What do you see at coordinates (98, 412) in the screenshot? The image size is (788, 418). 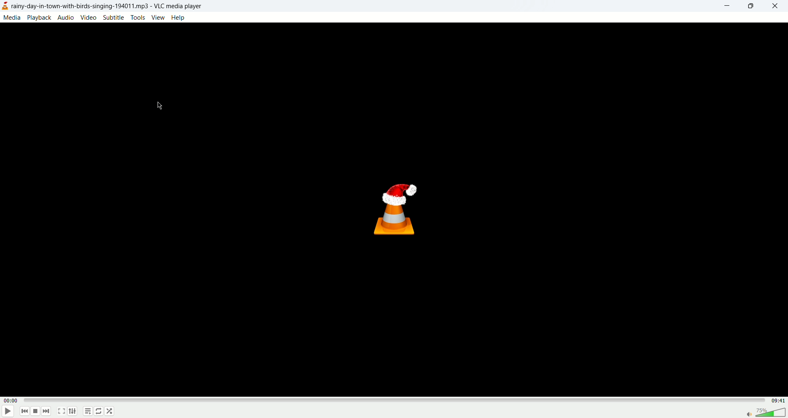 I see `loop` at bounding box center [98, 412].